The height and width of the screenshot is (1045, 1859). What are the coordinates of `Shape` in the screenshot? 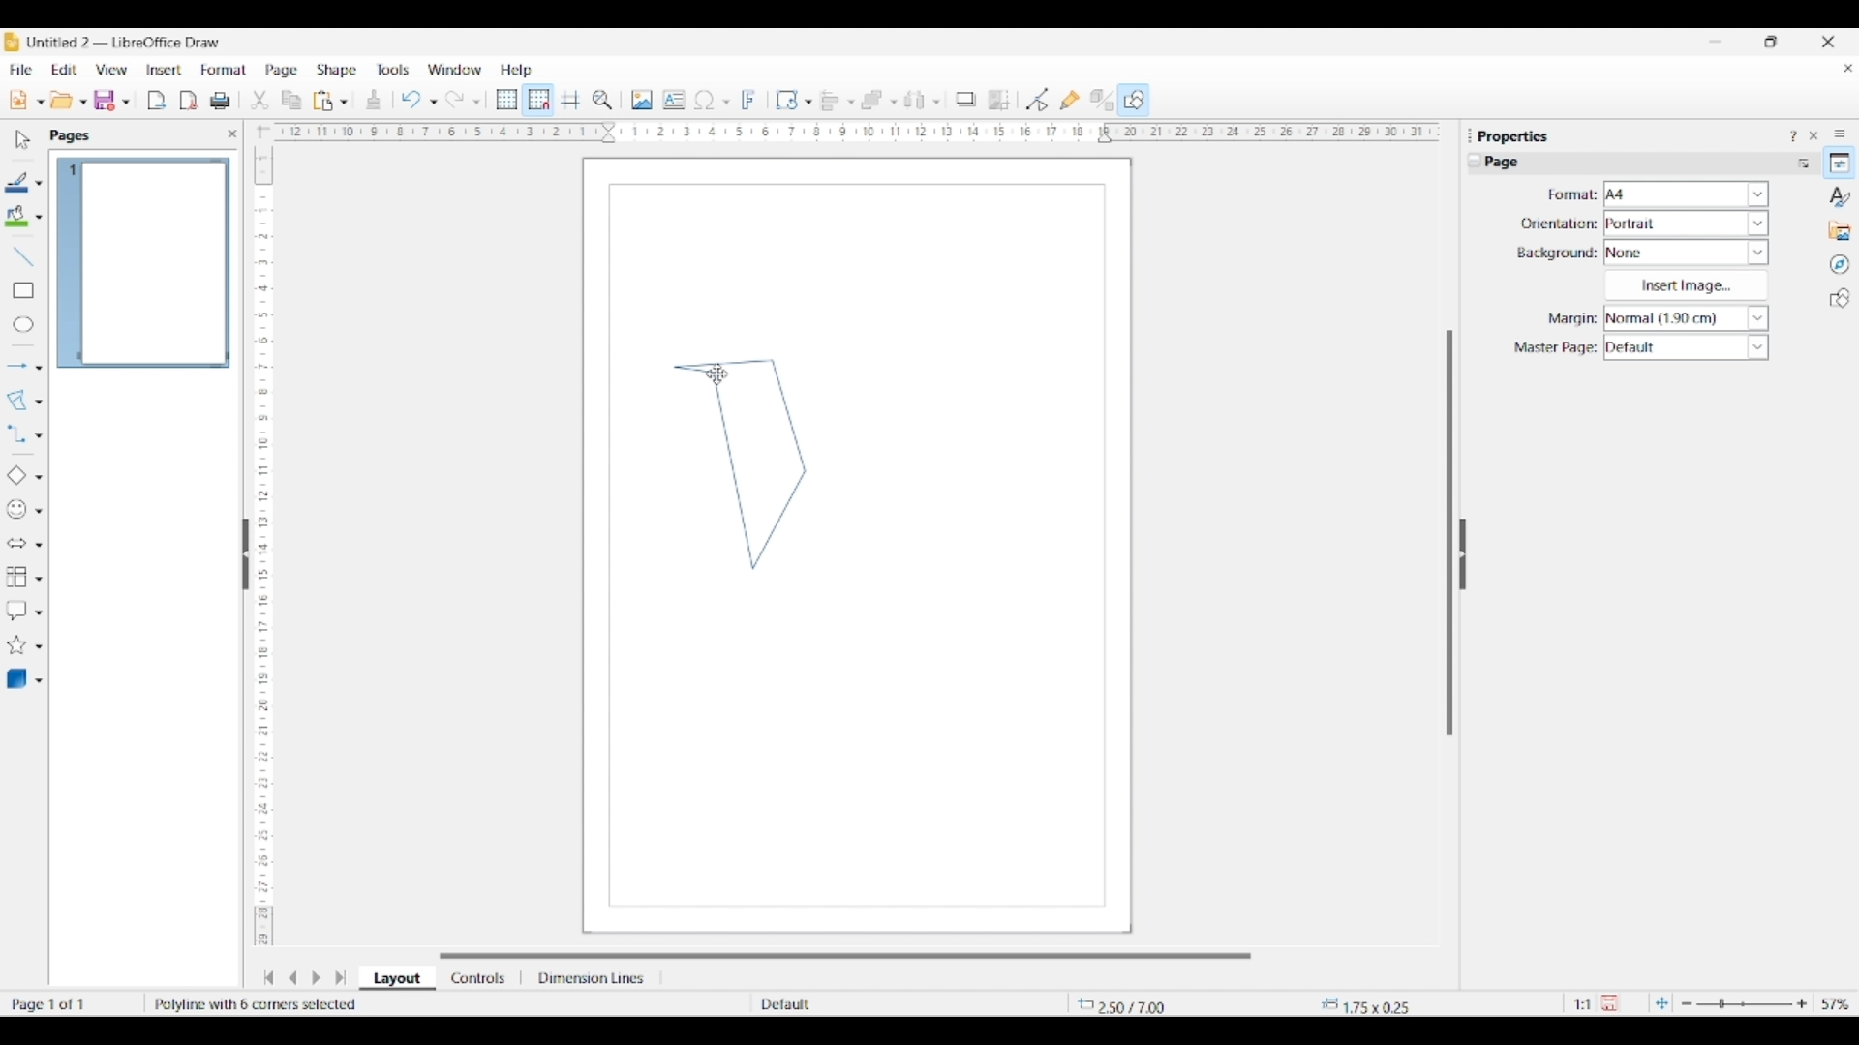 It's located at (338, 71).